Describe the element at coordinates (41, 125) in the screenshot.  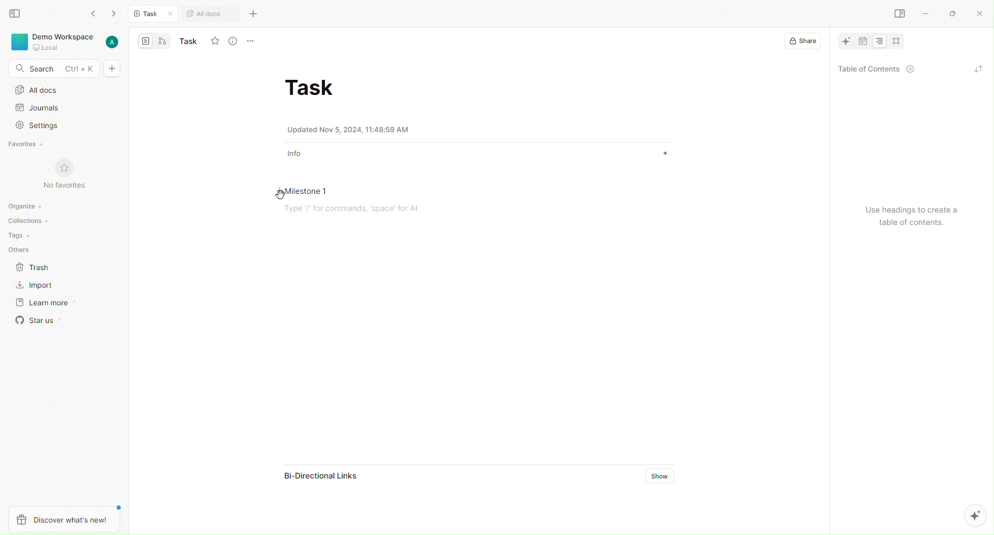
I see `Settings` at that location.